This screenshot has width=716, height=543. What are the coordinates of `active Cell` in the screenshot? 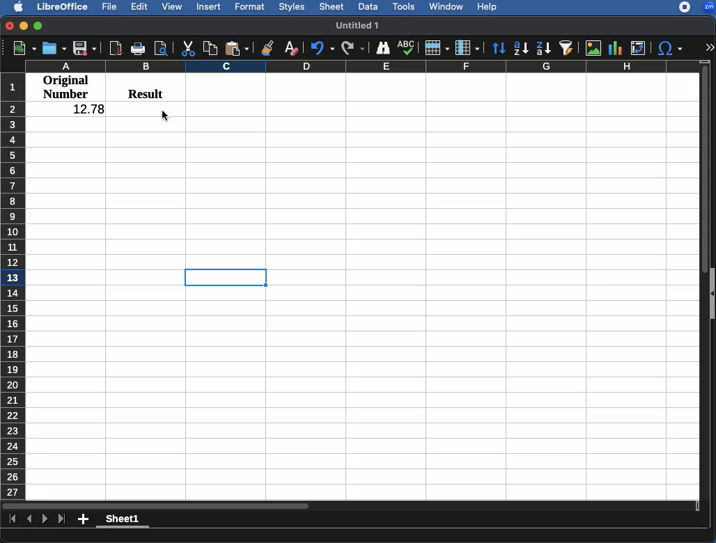 It's located at (226, 277).